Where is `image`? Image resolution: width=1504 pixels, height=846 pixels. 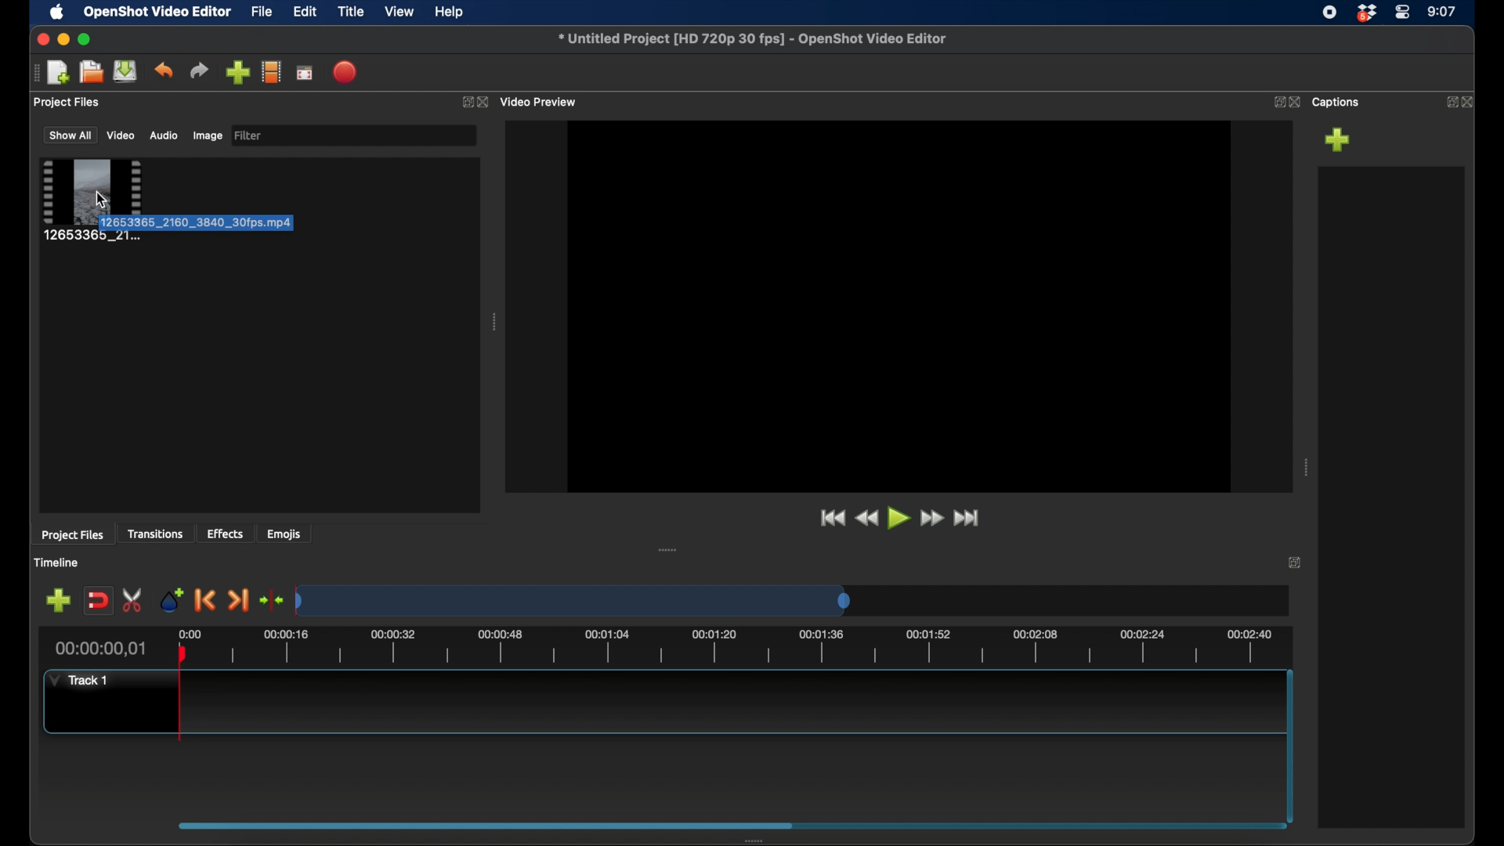
image is located at coordinates (207, 136).